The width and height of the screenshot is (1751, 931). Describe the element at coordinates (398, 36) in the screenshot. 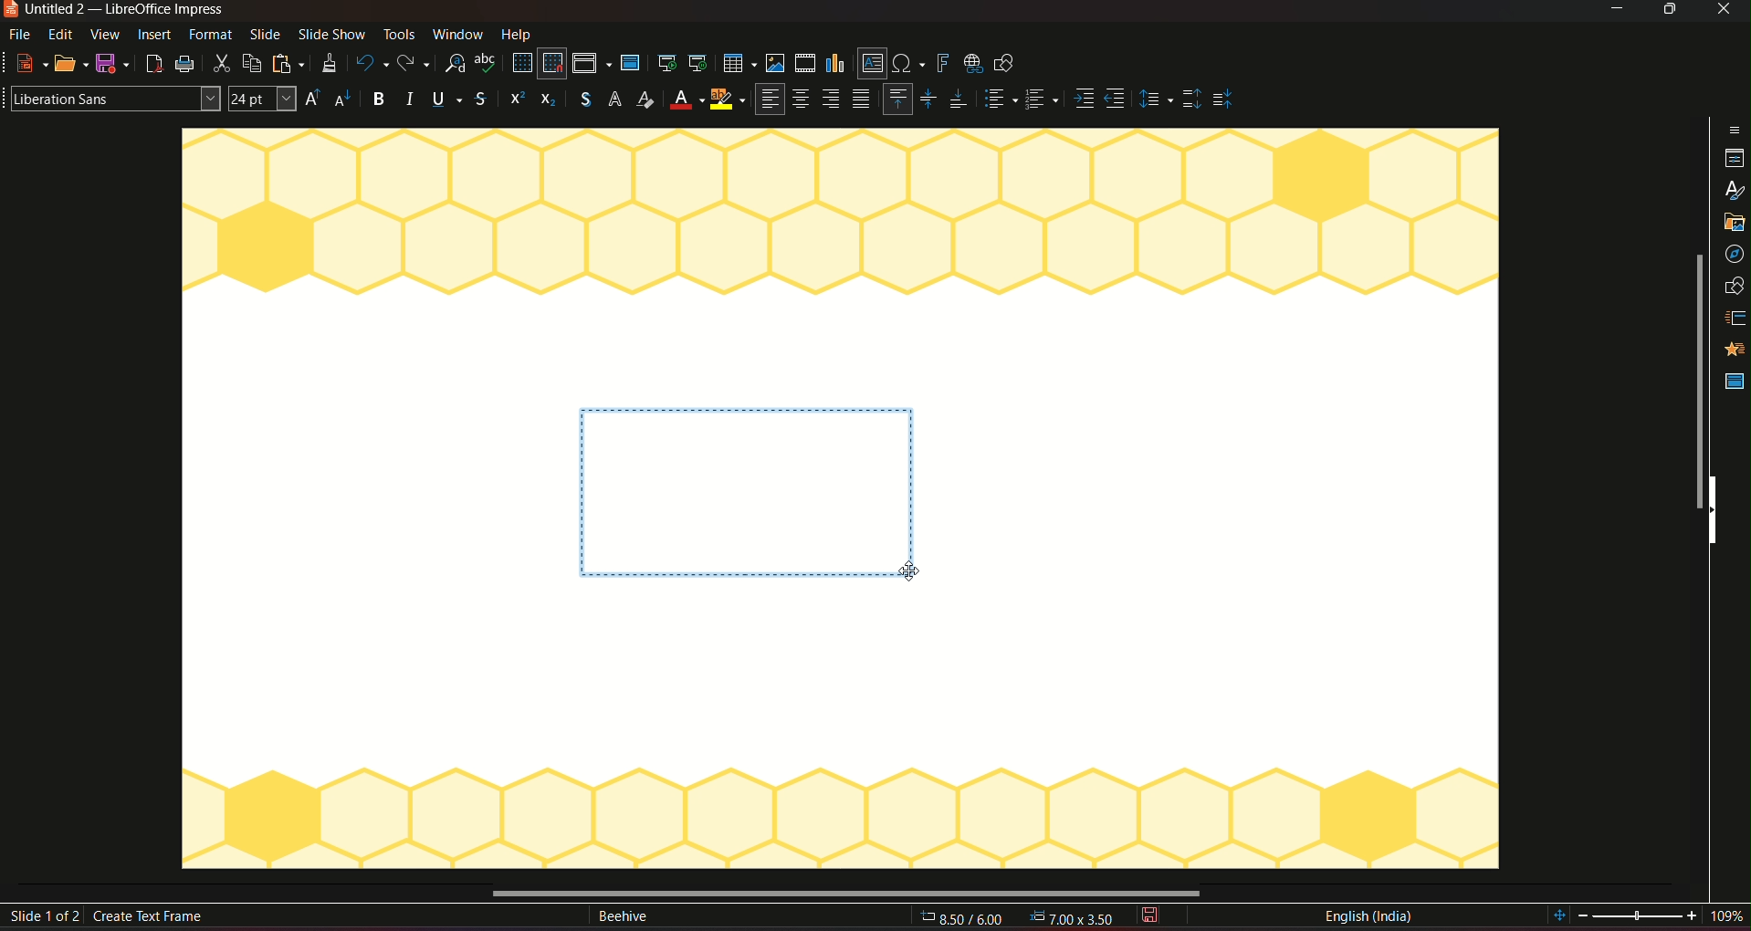

I see `tools` at that location.